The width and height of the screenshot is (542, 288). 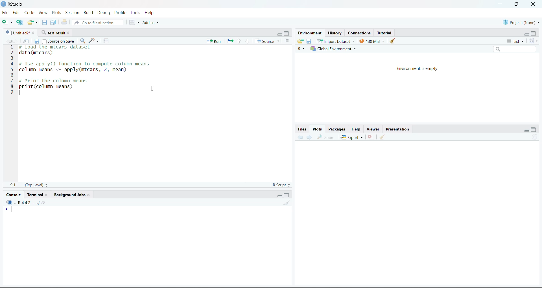 What do you see at coordinates (282, 185) in the screenshot?
I see `R Script` at bounding box center [282, 185].